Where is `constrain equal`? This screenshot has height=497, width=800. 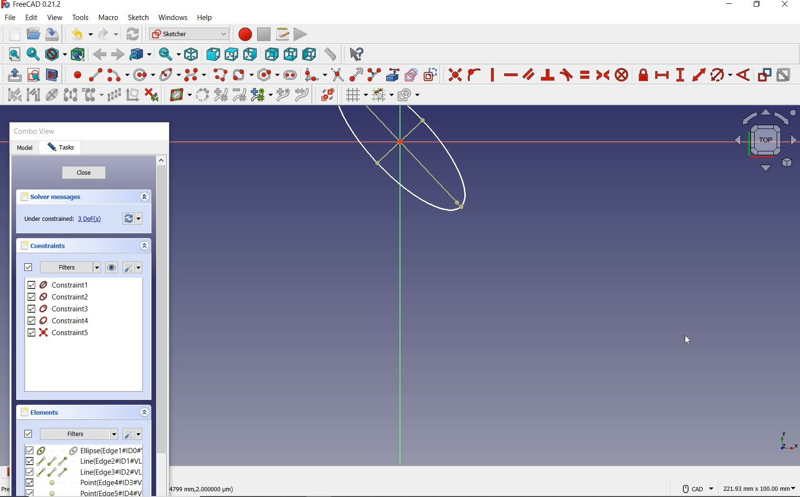 constrain equal is located at coordinates (585, 75).